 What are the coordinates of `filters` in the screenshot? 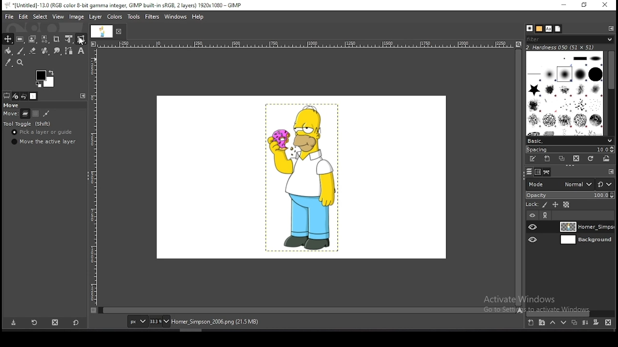 It's located at (153, 17).